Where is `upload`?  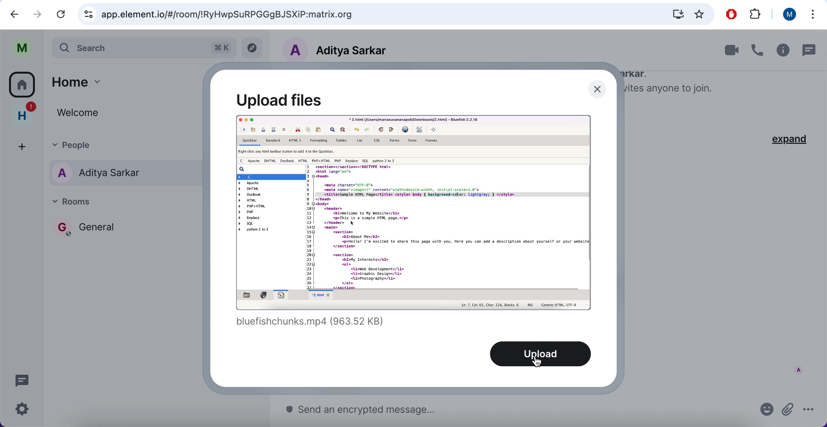
upload is located at coordinates (540, 353).